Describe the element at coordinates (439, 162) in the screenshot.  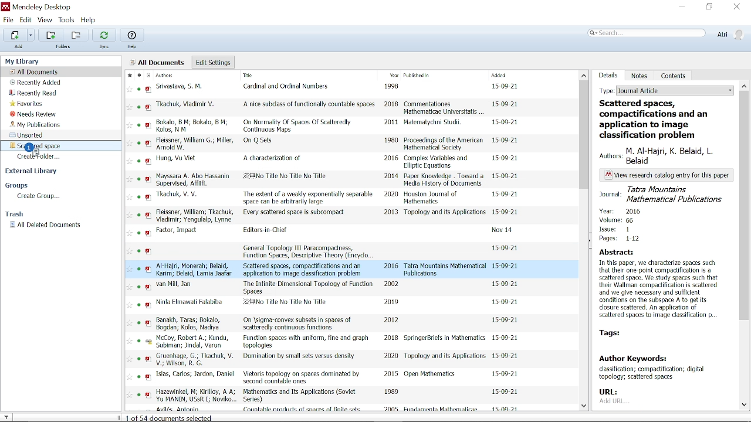
I see `Complex Variables and
Elliptic Equations.` at that location.